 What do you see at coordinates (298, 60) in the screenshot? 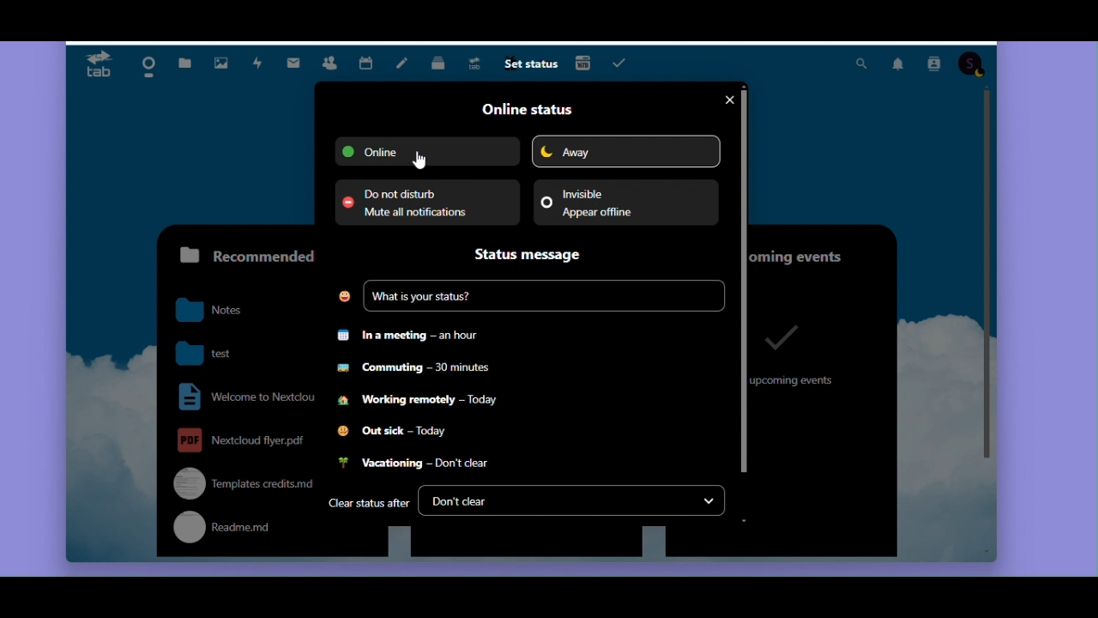
I see `Mail ` at bounding box center [298, 60].